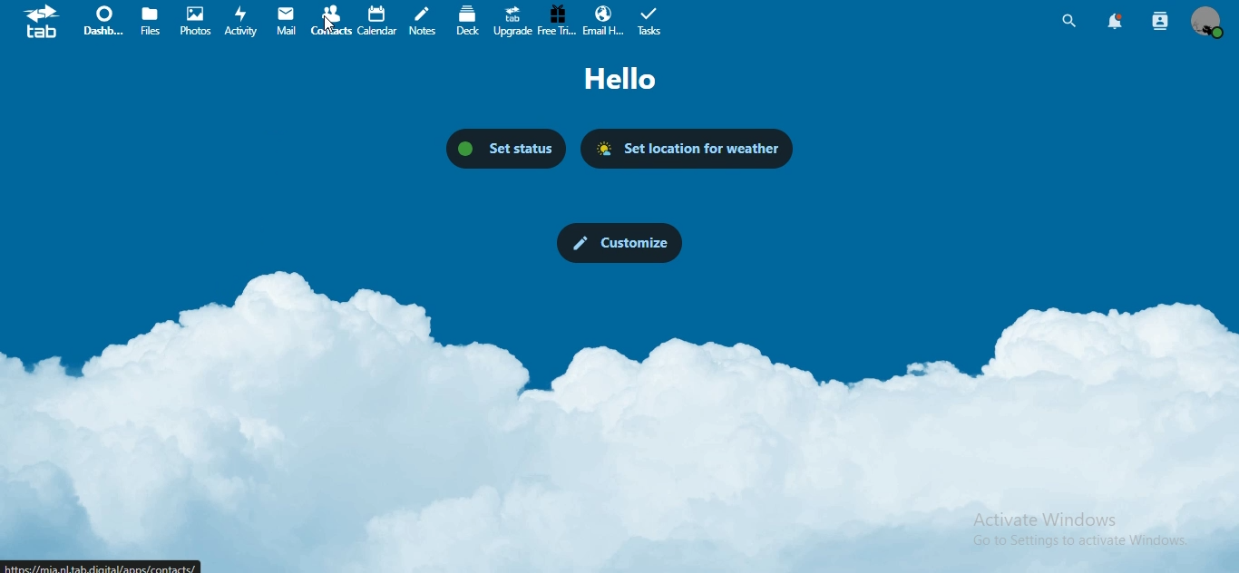 Image resolution: width=1239 pixels, height=573 pixels. I want to click on calendar, so click(378, 21).